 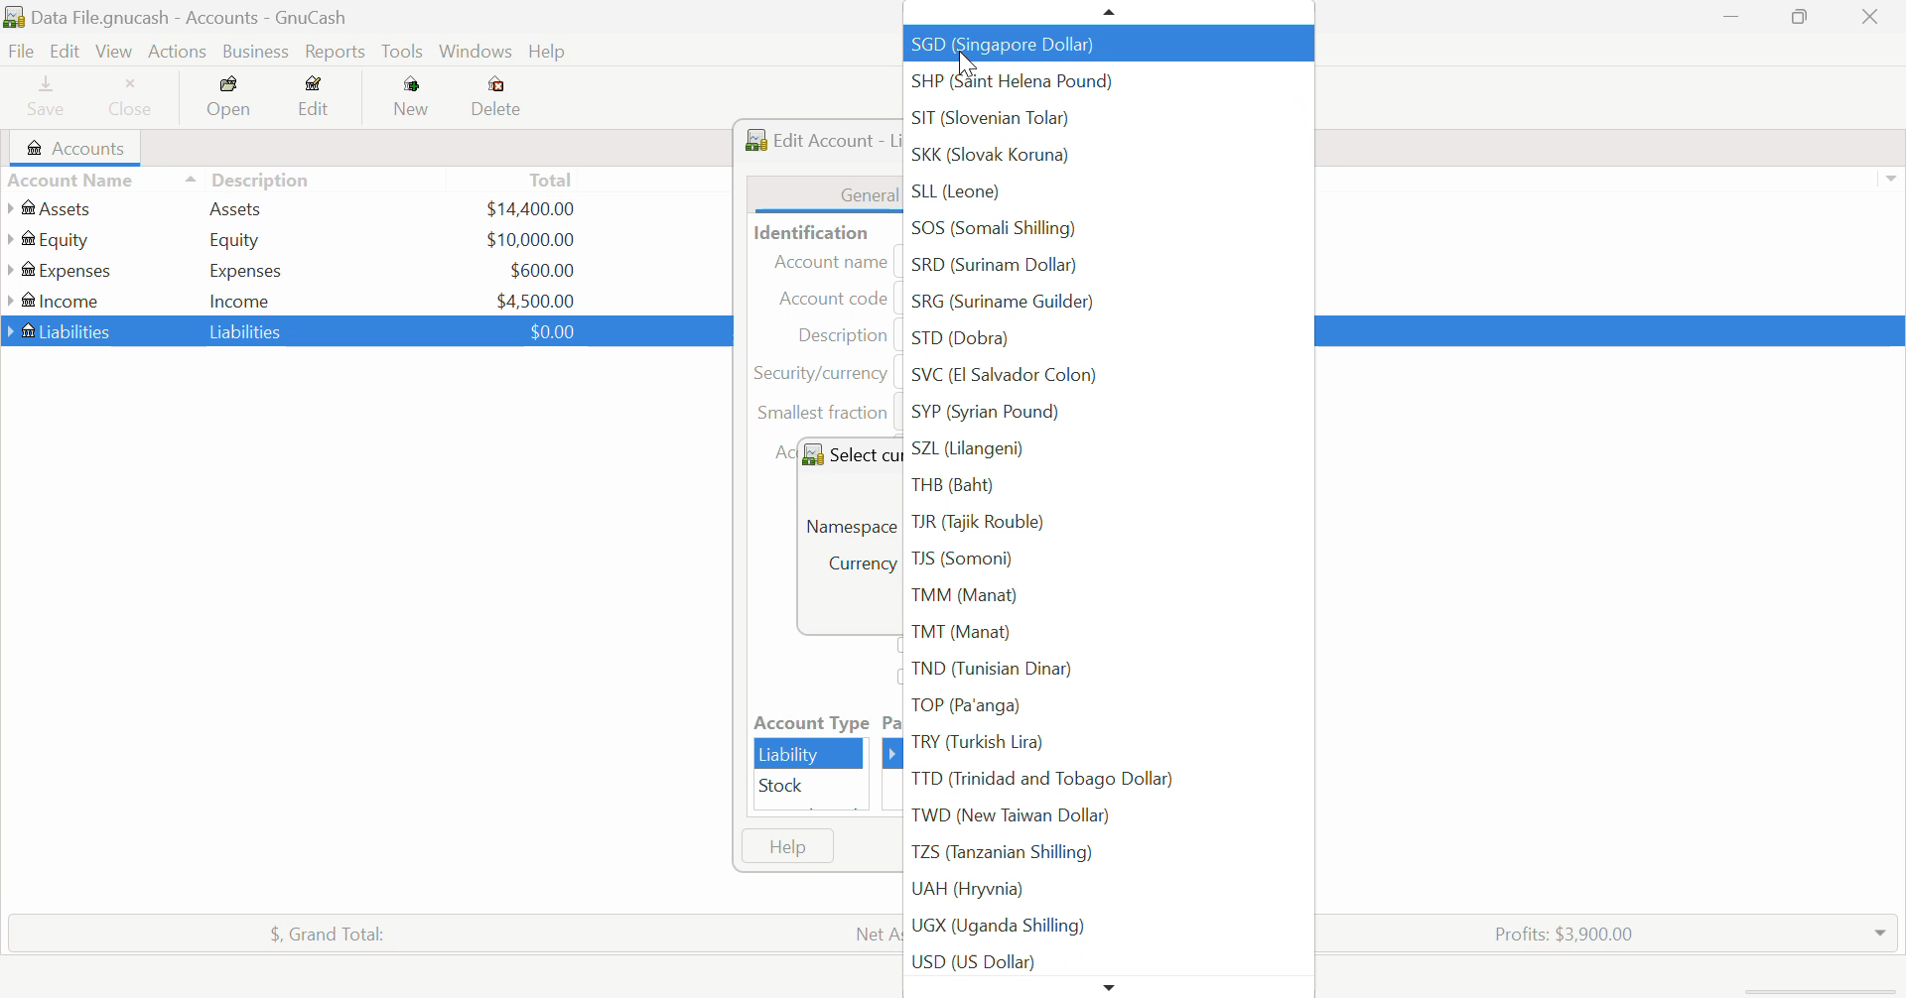 I want to click on Cursor on SGD, so click(x=965, y=57).